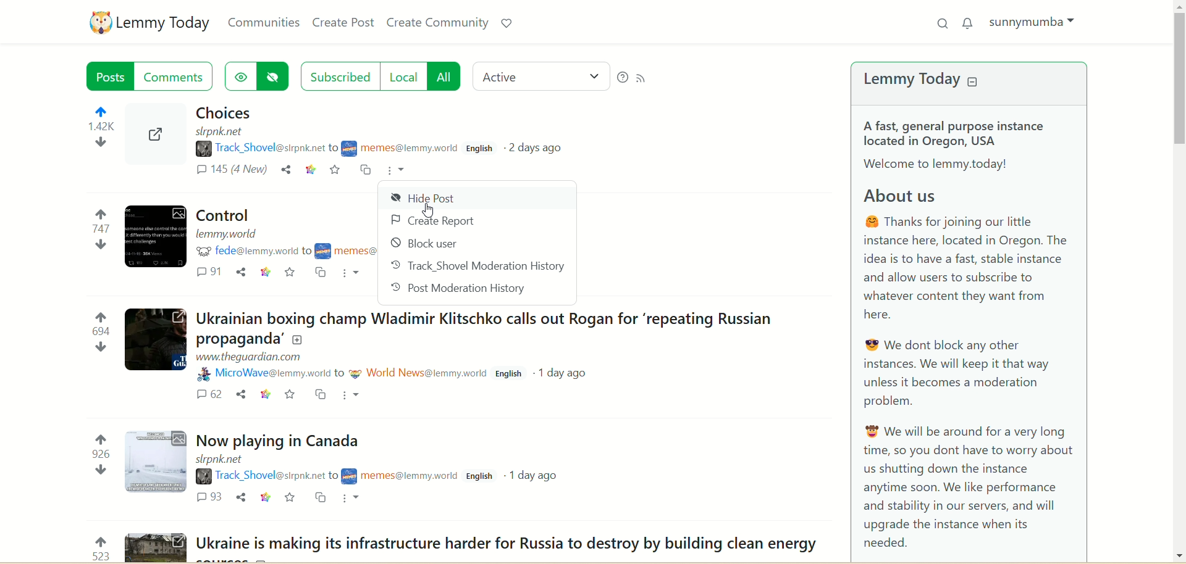  I want to click on all, so click(444, 76).